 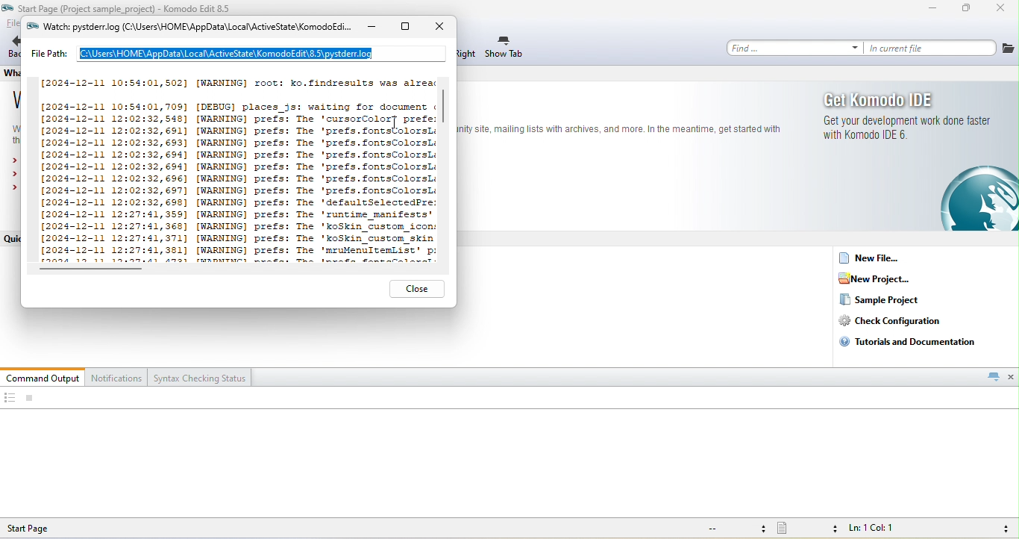 I want to click on get your development with done faster with komodo ide 6, so click(x=904, y=128).